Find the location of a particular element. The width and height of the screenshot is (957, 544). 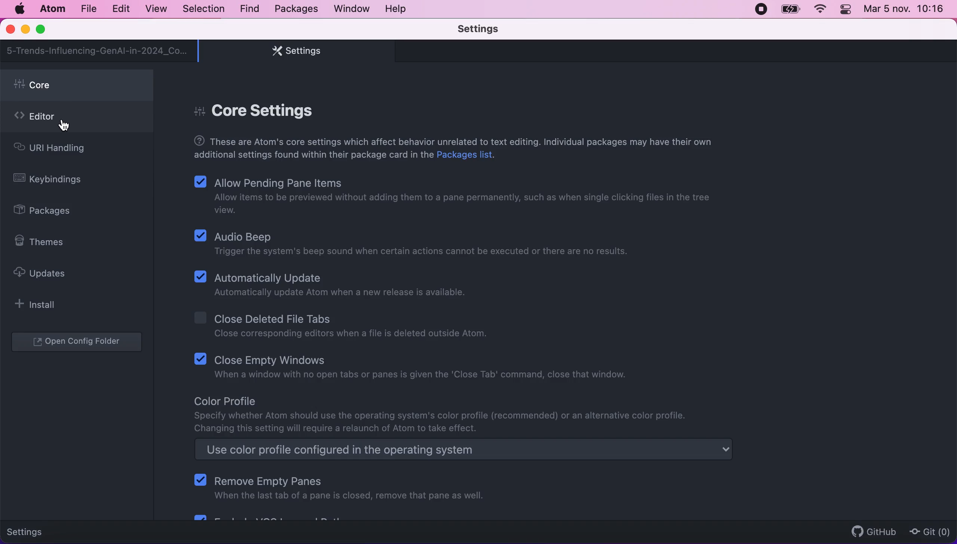

window is located at coordinates (352, 8).